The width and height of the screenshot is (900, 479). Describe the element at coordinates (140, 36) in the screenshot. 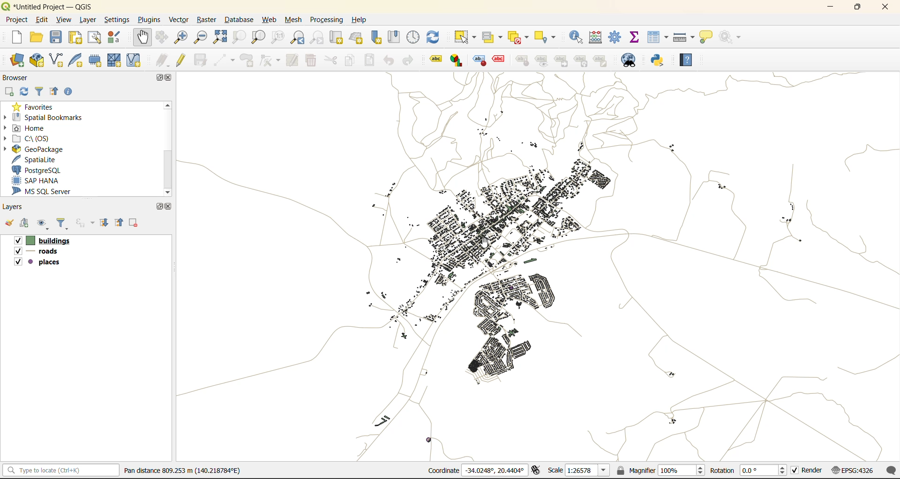

I see `pan map` at that location.